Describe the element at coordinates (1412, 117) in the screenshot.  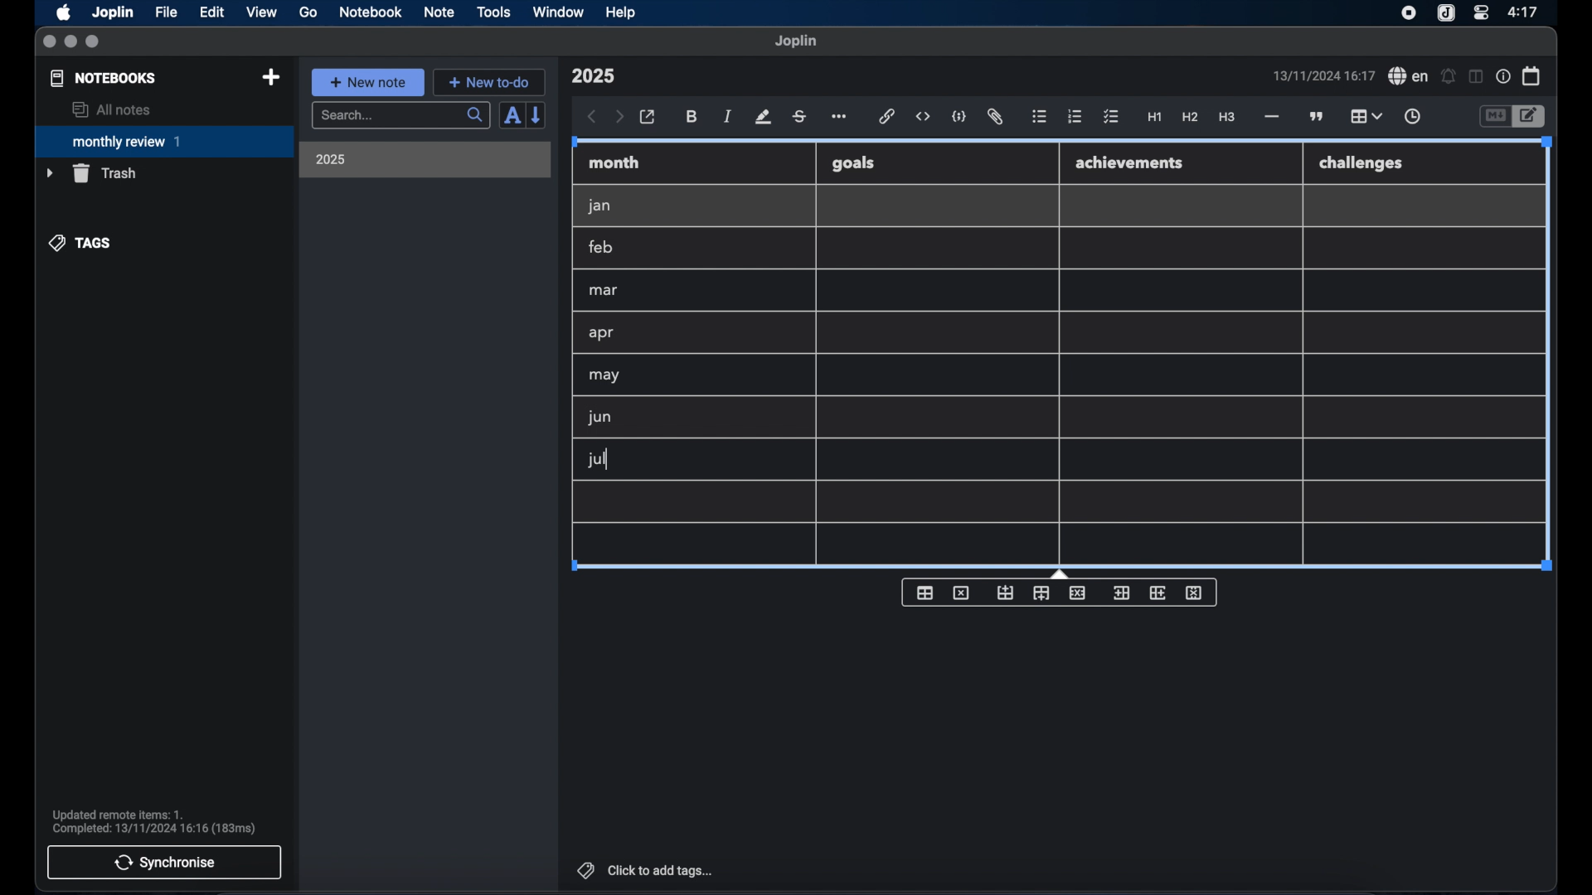
I see `insert time` at that location.